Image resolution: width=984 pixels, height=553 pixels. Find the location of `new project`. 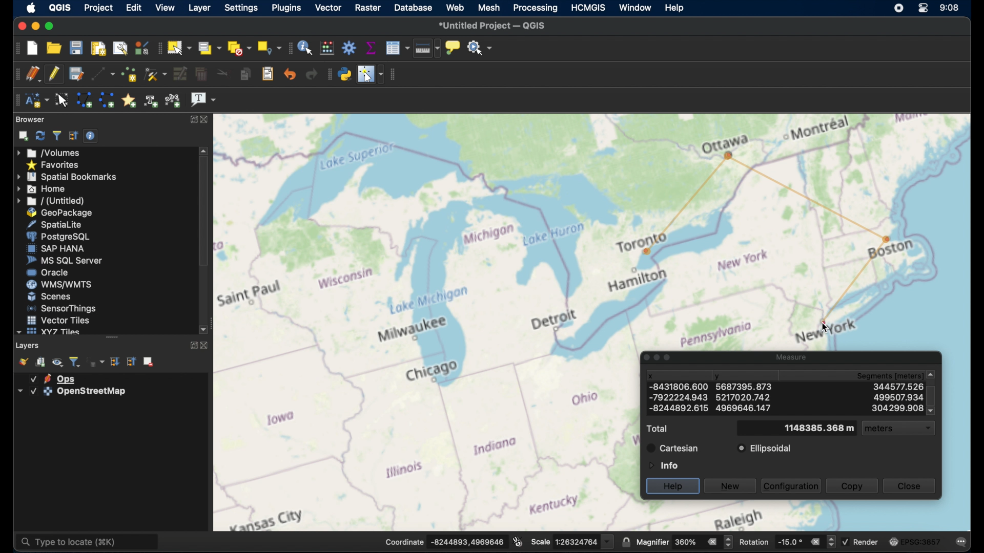

new project is located at coordinates (33, 47).